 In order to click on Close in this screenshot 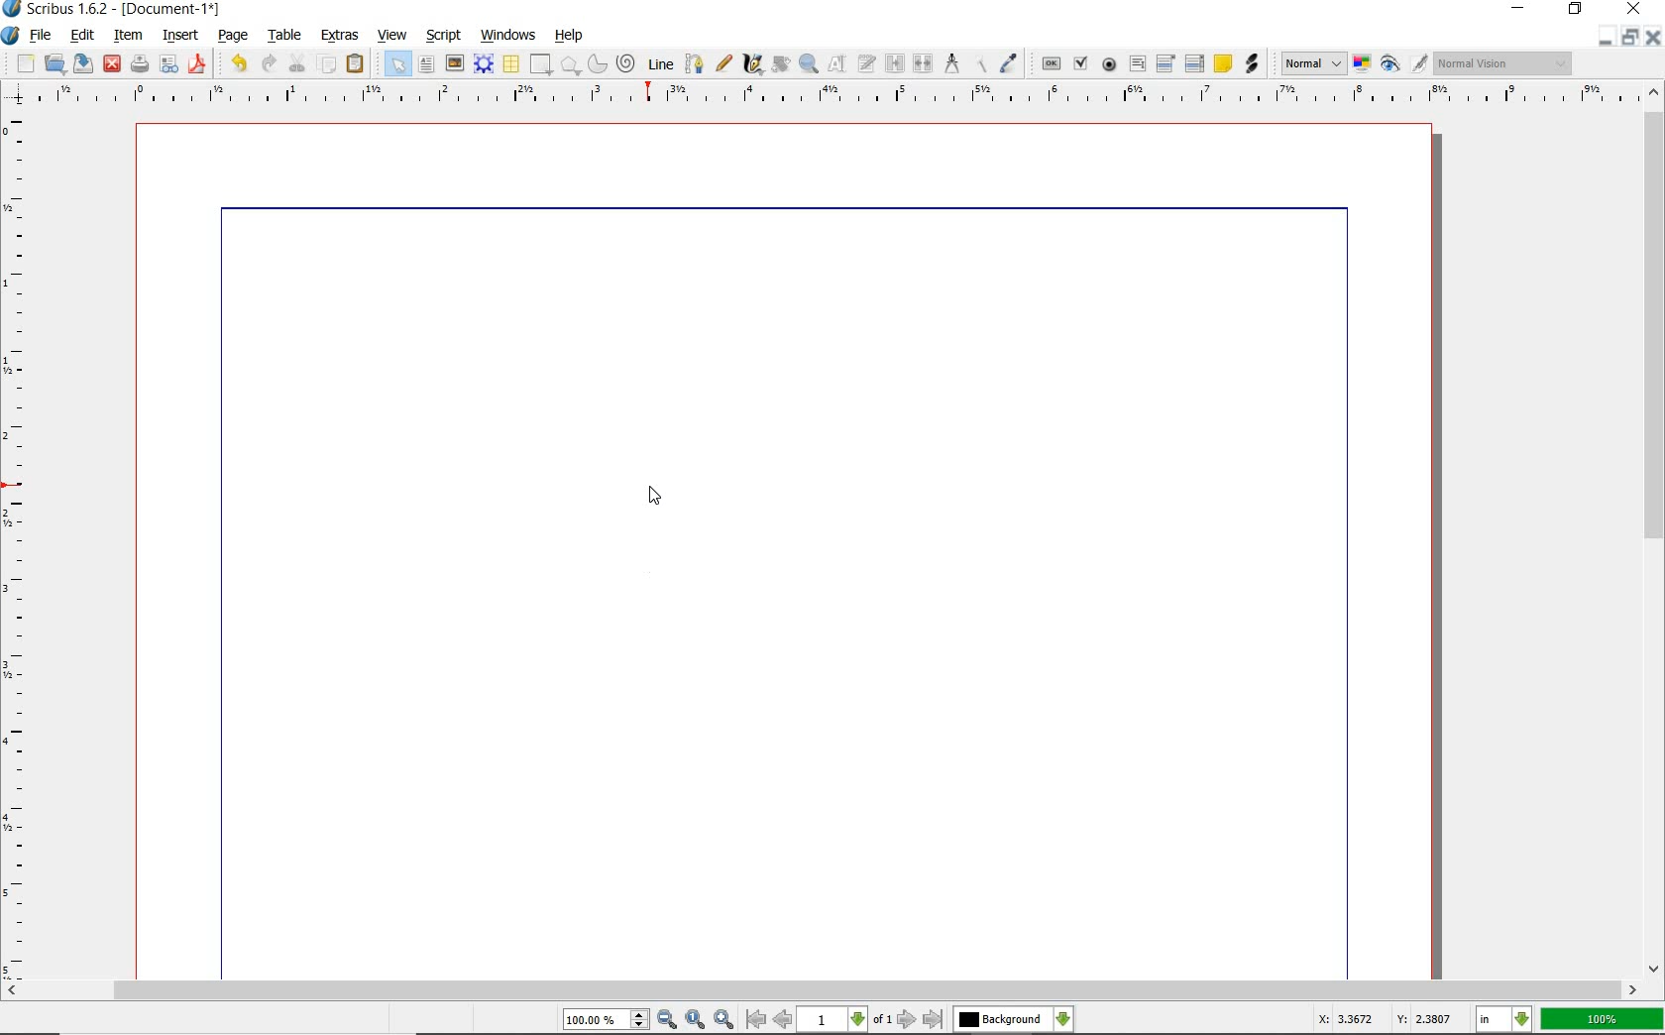, I will do `click(1655, 37)`.